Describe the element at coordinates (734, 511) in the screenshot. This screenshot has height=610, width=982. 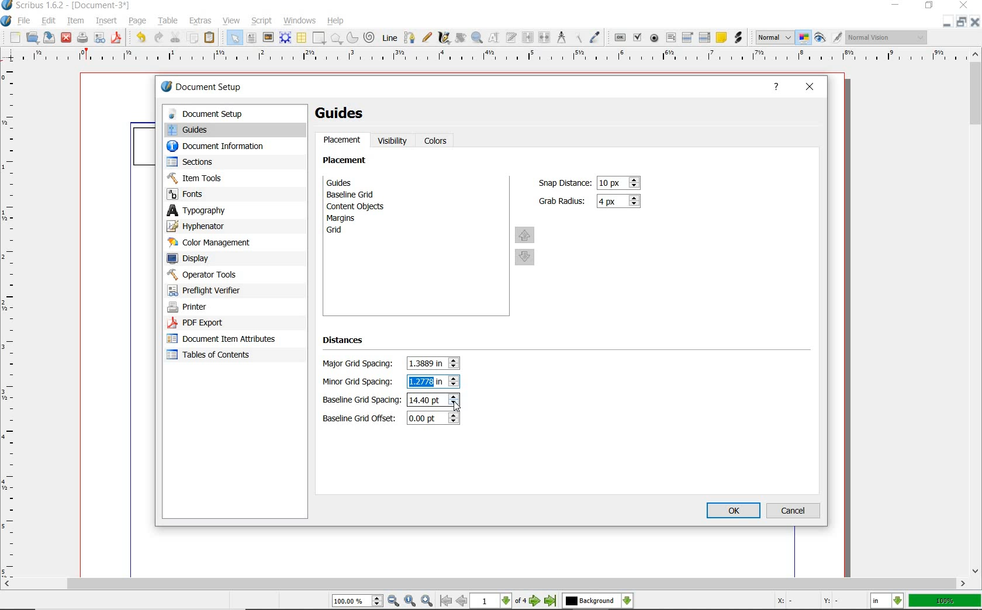
I see `ok` at that location.